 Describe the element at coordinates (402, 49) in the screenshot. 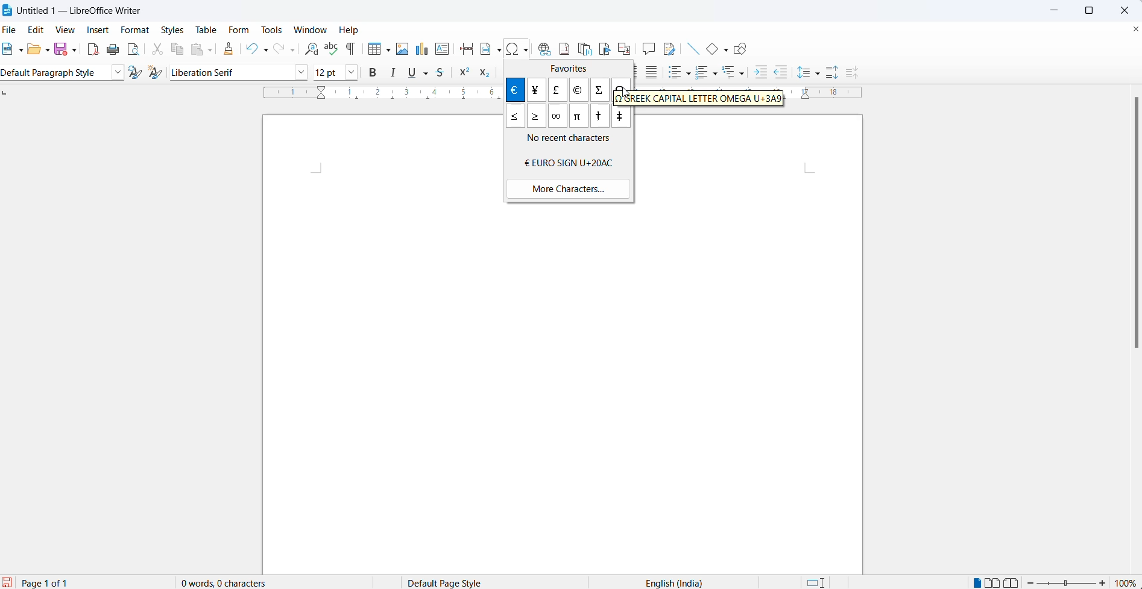

I see `insert images` at that location.